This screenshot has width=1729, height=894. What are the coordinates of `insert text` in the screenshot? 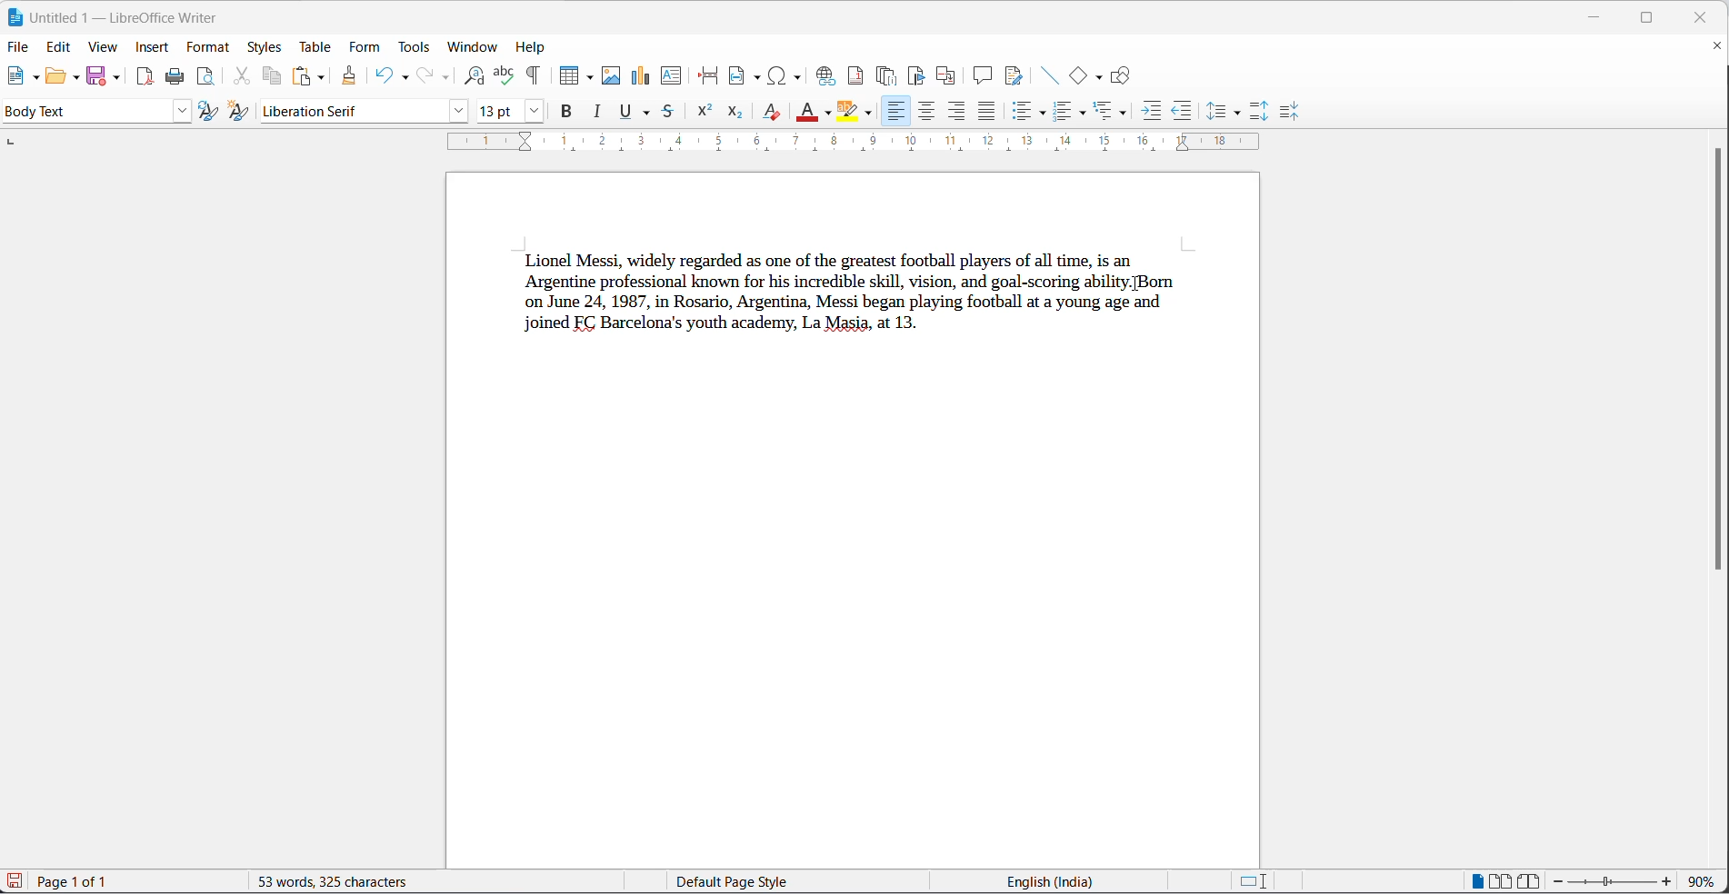 It's located at (672, 77).